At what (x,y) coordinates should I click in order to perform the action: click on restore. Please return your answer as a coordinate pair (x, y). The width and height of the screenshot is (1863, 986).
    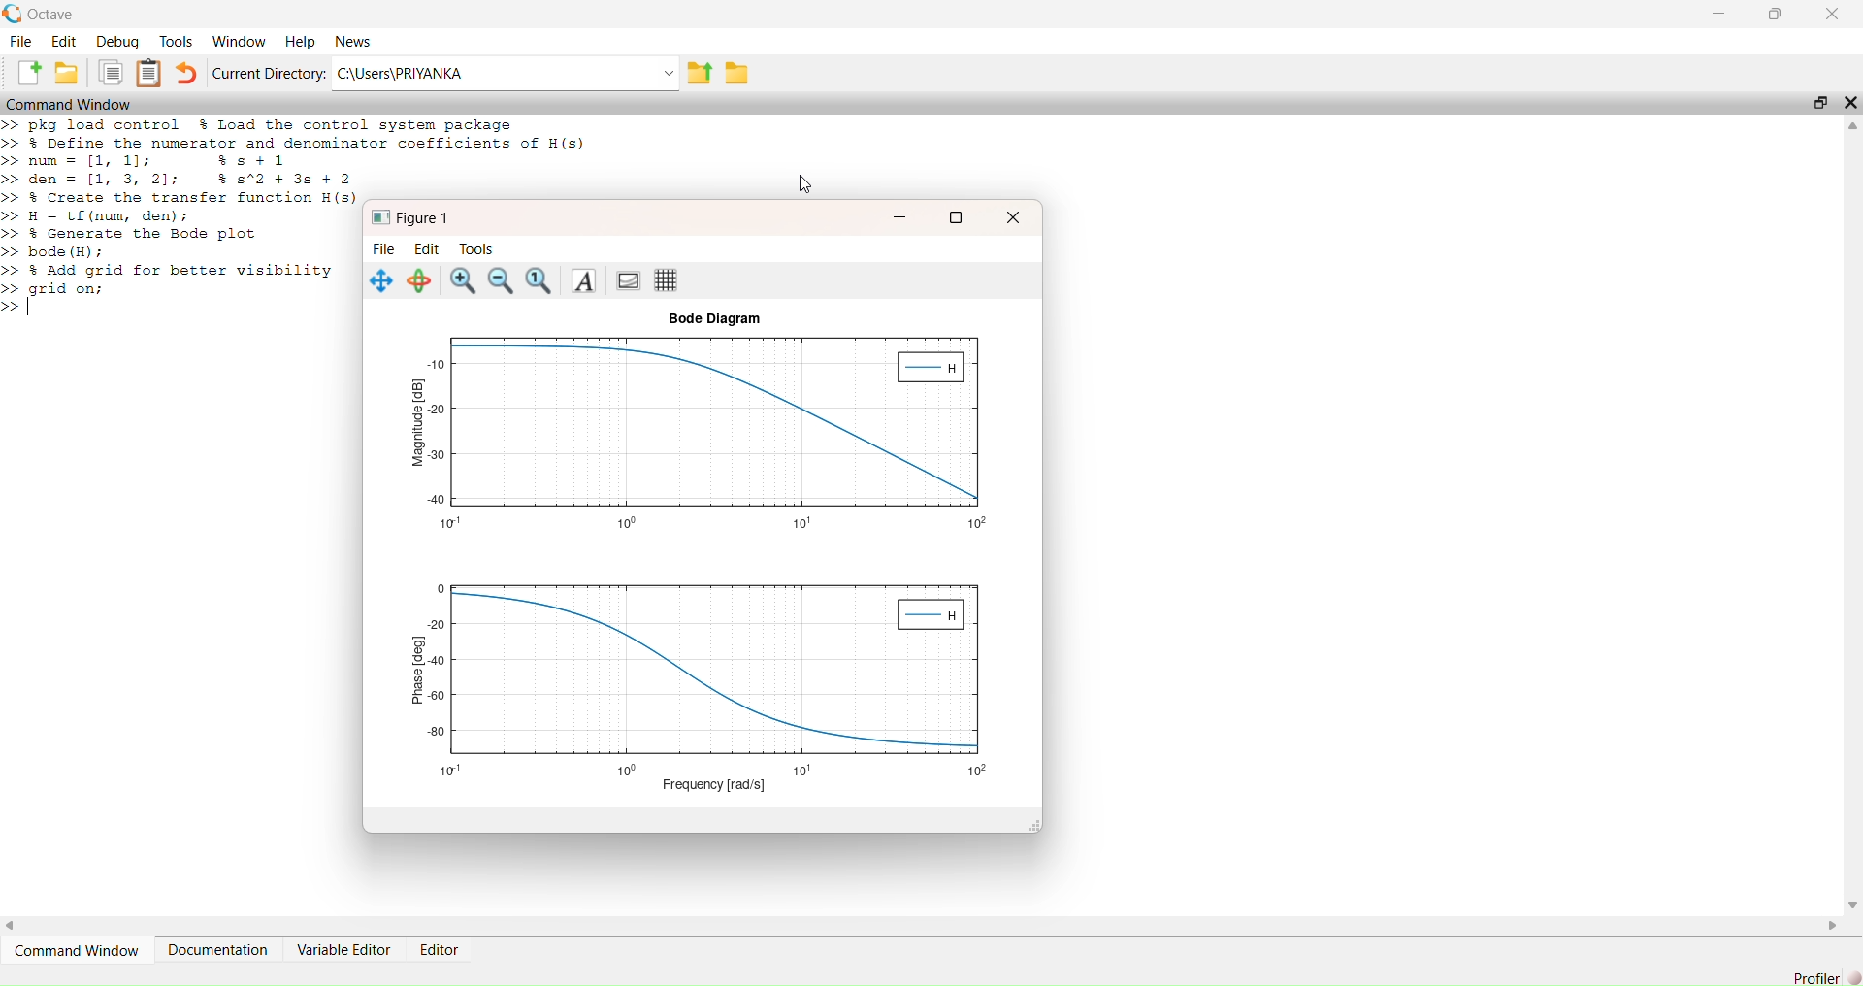
    Looking at the image, I should click on (958, 216).